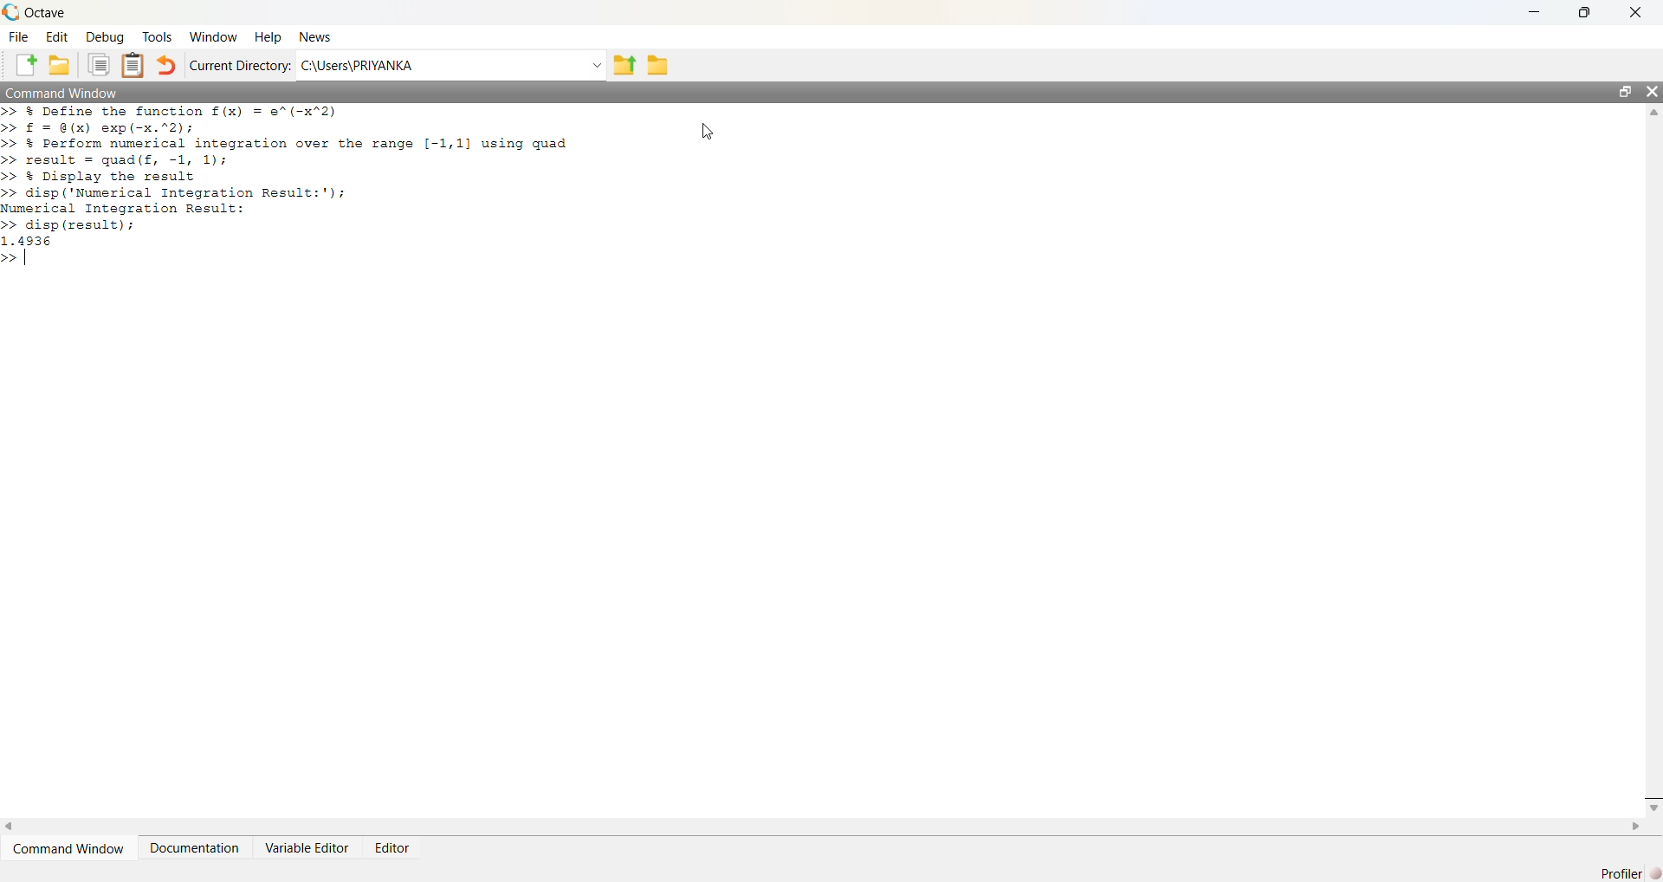 Image resolution: width=1663 pixels, height=882 pixels. I want to click on Copy, so click(98, 64).